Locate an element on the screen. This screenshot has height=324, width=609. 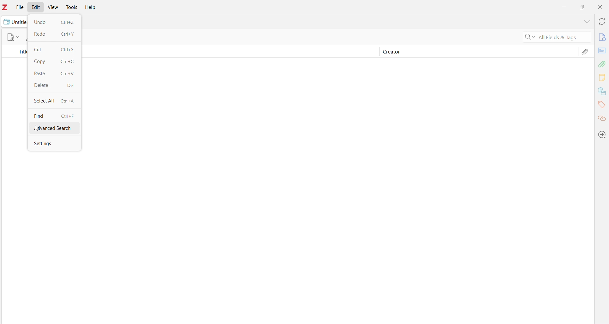
Dropdown is located at coordinates (584, 22).